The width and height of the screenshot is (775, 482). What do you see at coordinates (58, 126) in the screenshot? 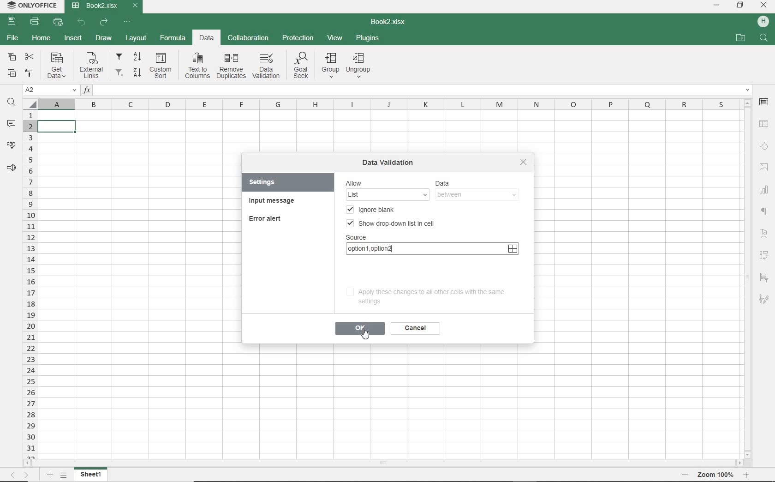
I see `SELECTED cell` at bounding box center [58, 126].